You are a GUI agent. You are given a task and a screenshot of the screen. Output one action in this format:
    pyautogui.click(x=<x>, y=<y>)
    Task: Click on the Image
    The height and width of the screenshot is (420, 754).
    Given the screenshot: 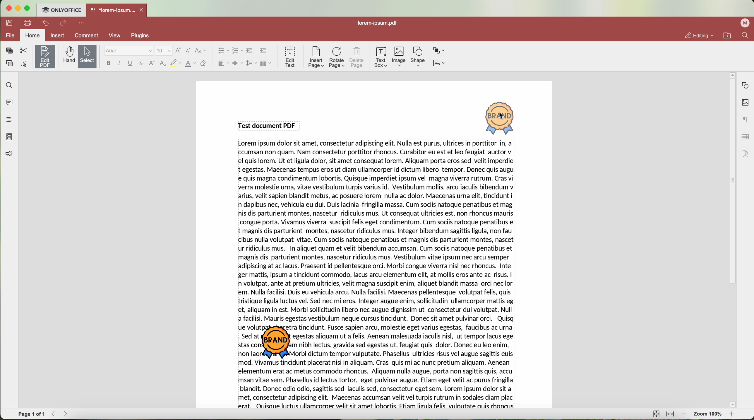 What is the action you would take?
    pyautogui.click(x=501, y=117)
    